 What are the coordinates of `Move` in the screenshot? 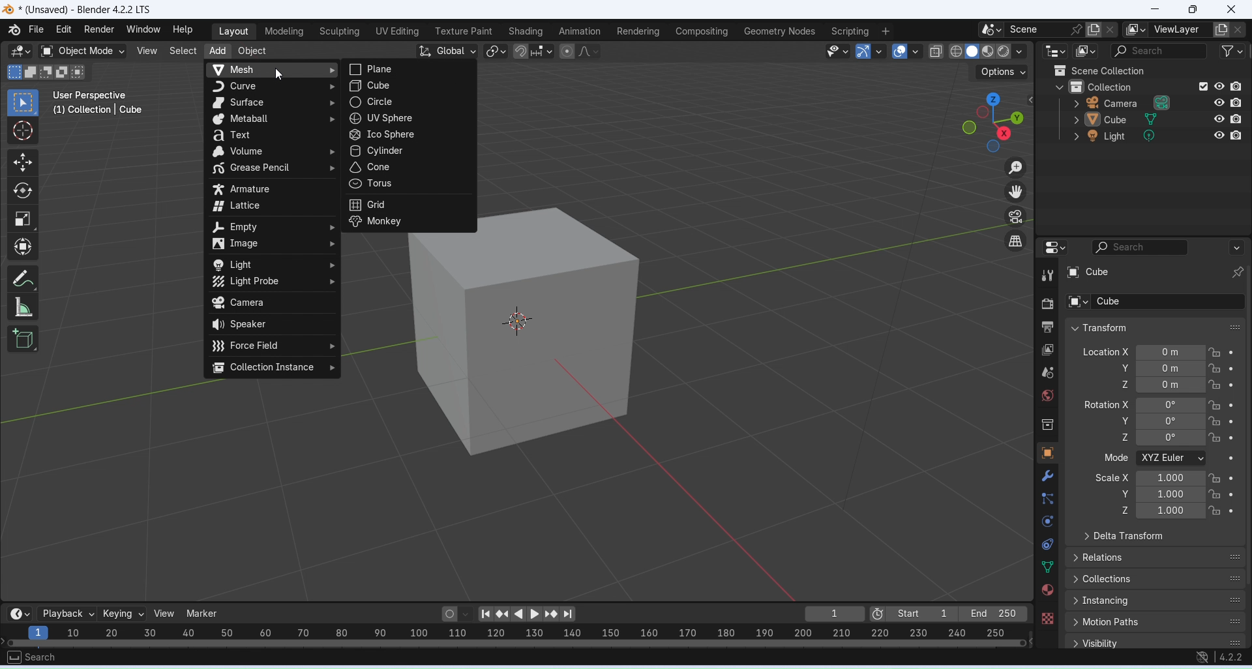 It's located at (22, 163).